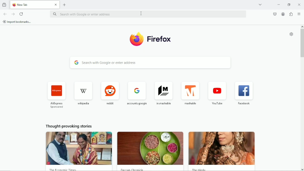 The width and height of the screenshot is (304, 171). What do you see at coordinates (299, 14) in the screenshot?
I see `open application menu` at bounding box center [299, 14].